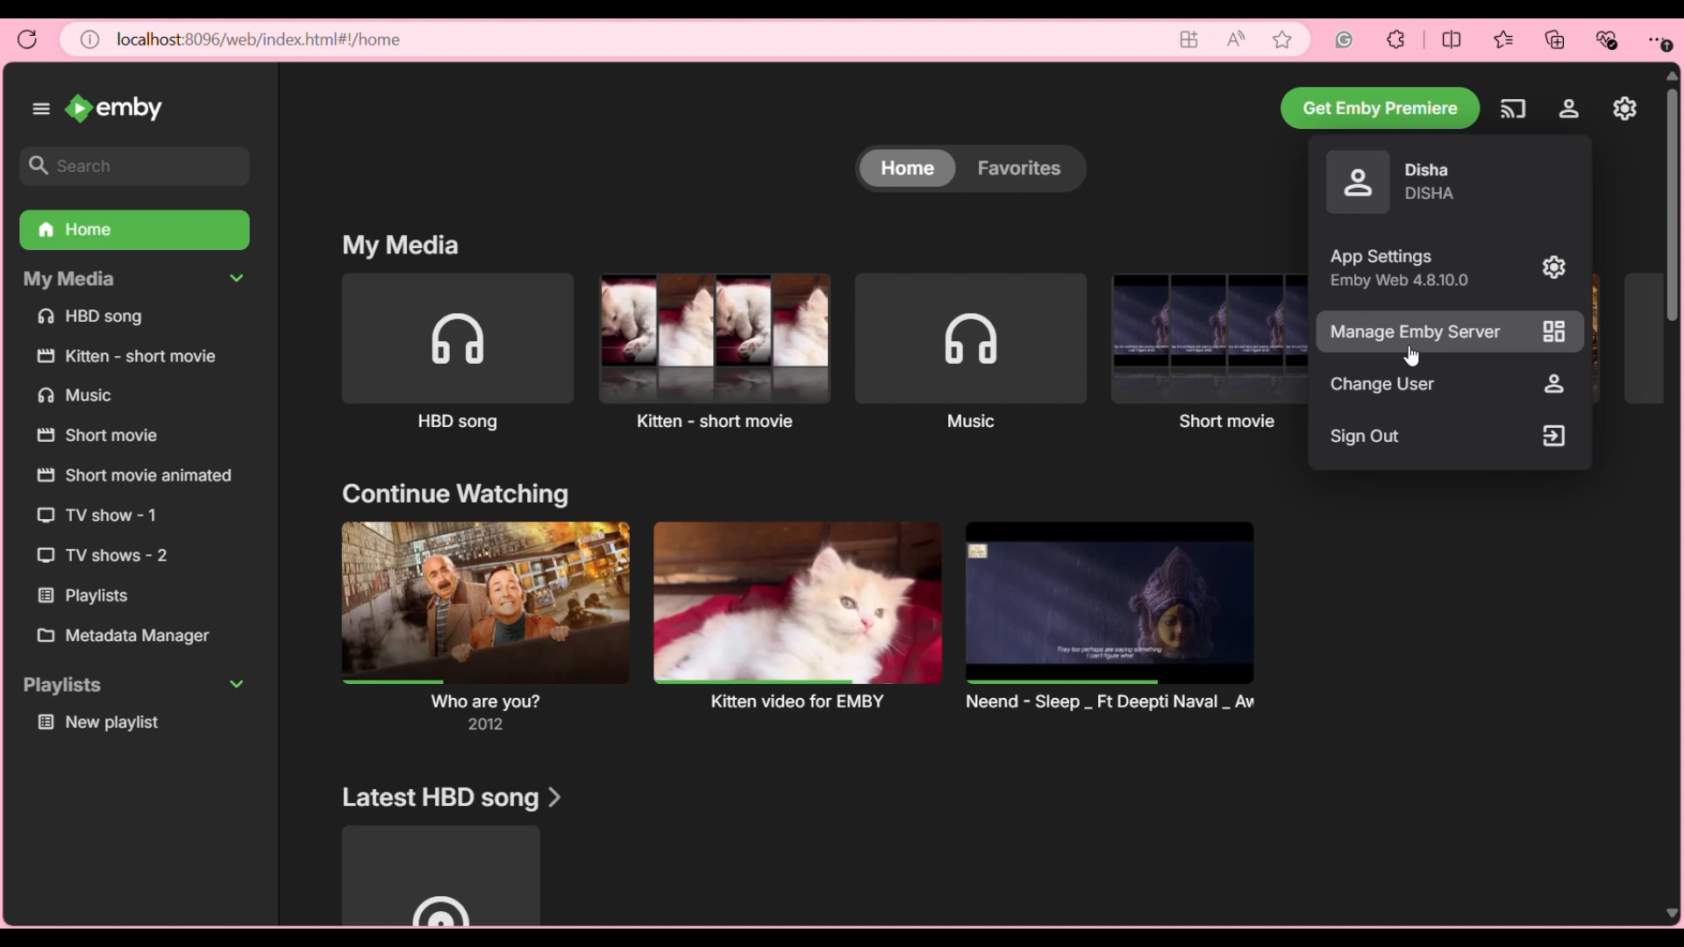  Describe the element at coordinates (70, 281) in the screenshot. I see `my media` at that location.